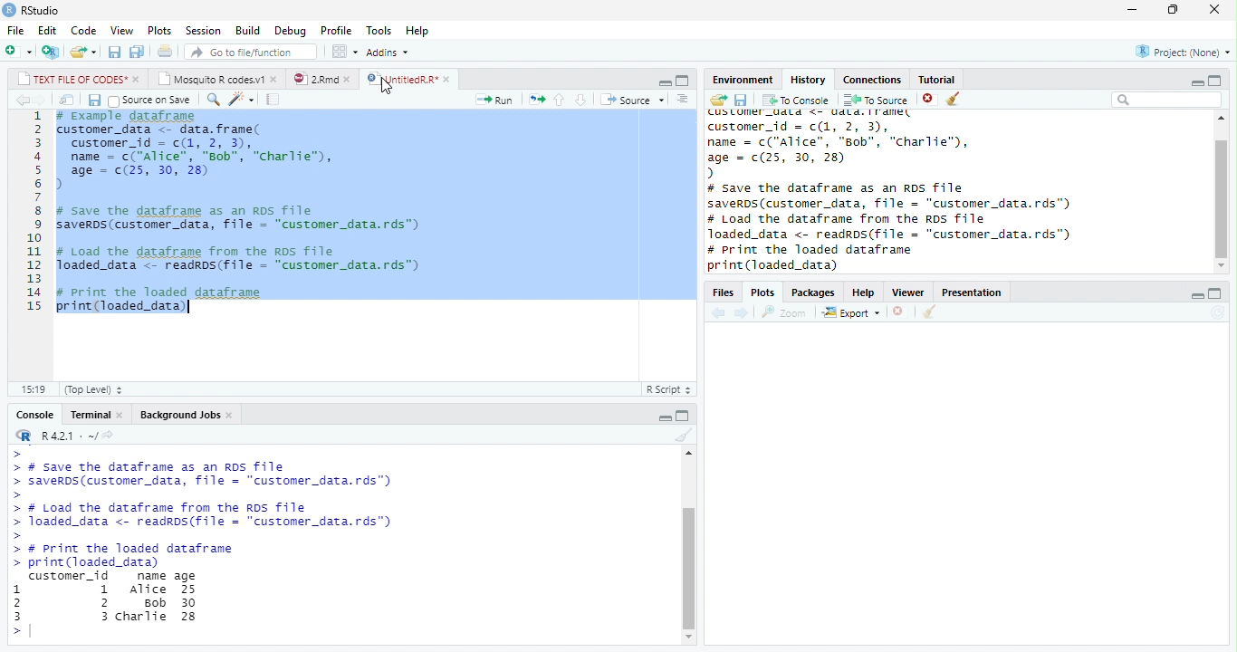 This screenshot has width=1237, height=652. What do you see at coordinates (24, 101) in the screenshot?
I see `back` at bounding box center [24, 101].